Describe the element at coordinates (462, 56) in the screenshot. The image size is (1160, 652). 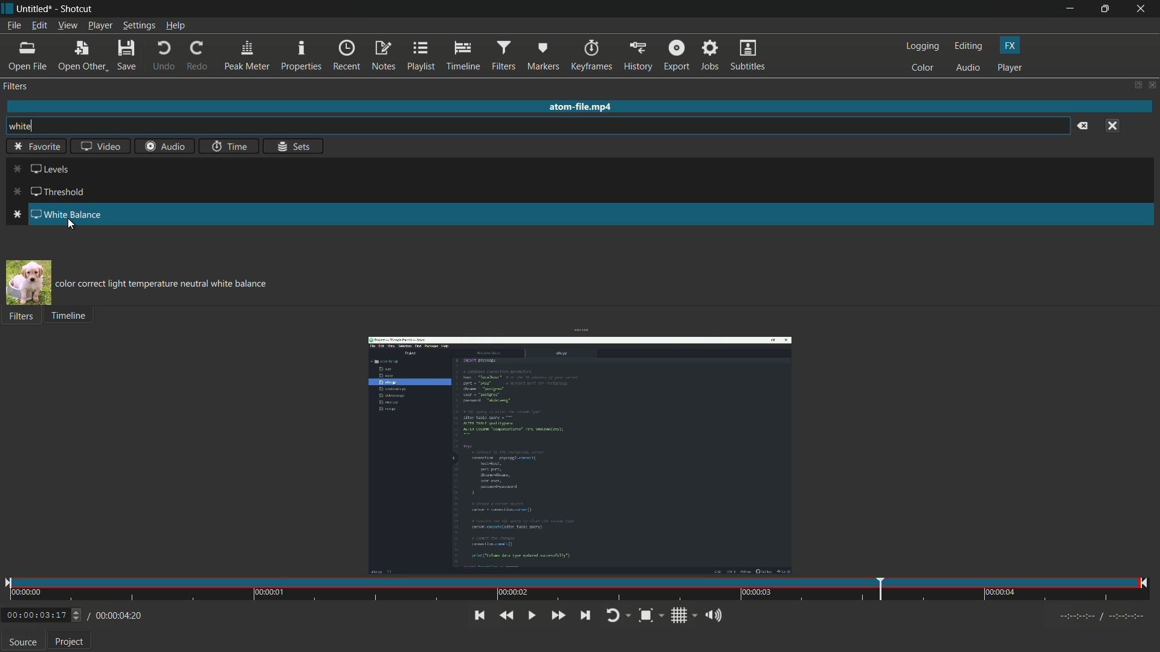
I see `timeline` at that location.